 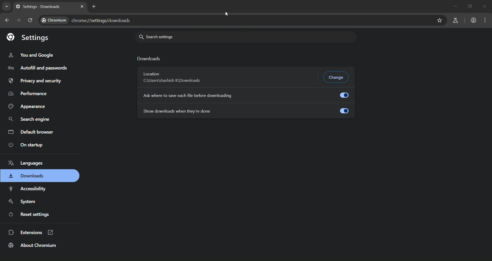 I want to click on system, so click(x=21, y=202).